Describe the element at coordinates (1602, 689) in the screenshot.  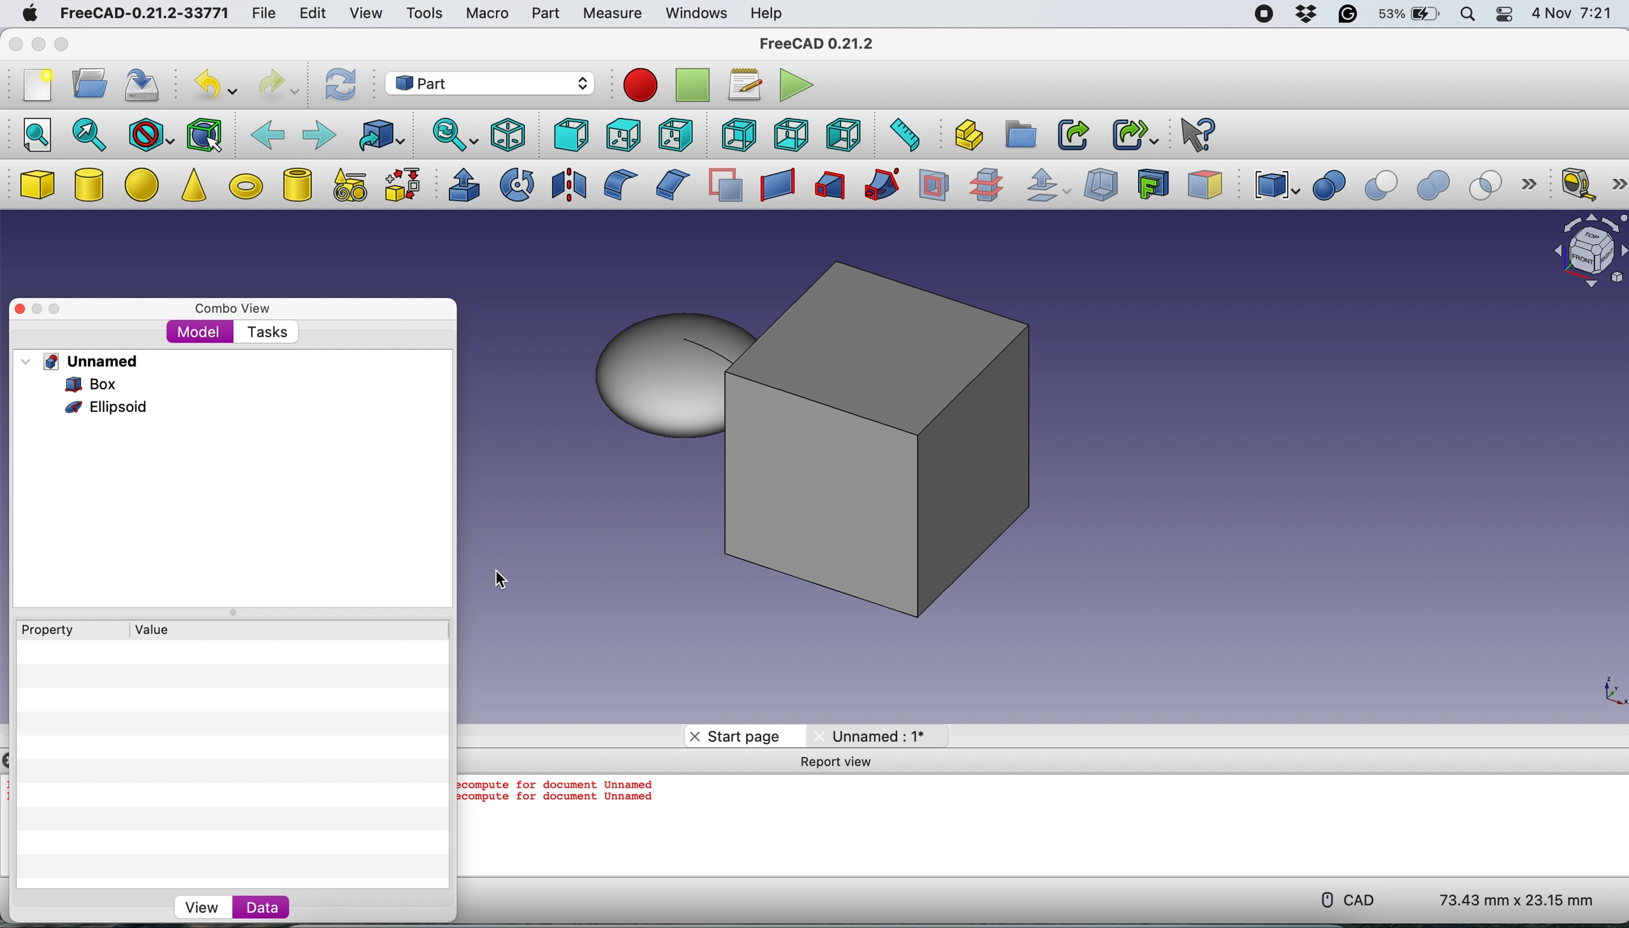
I see `xy coordinate` at that location.